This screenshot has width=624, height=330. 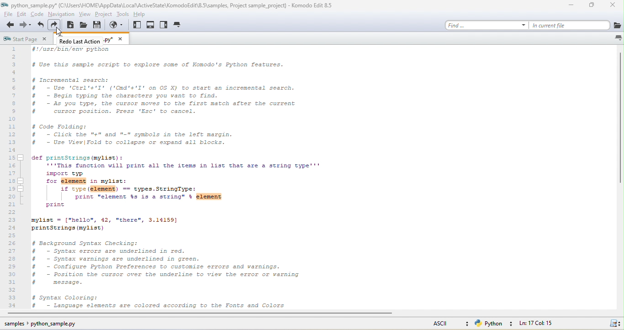 I want to click on python, so click(x=495, y=323).